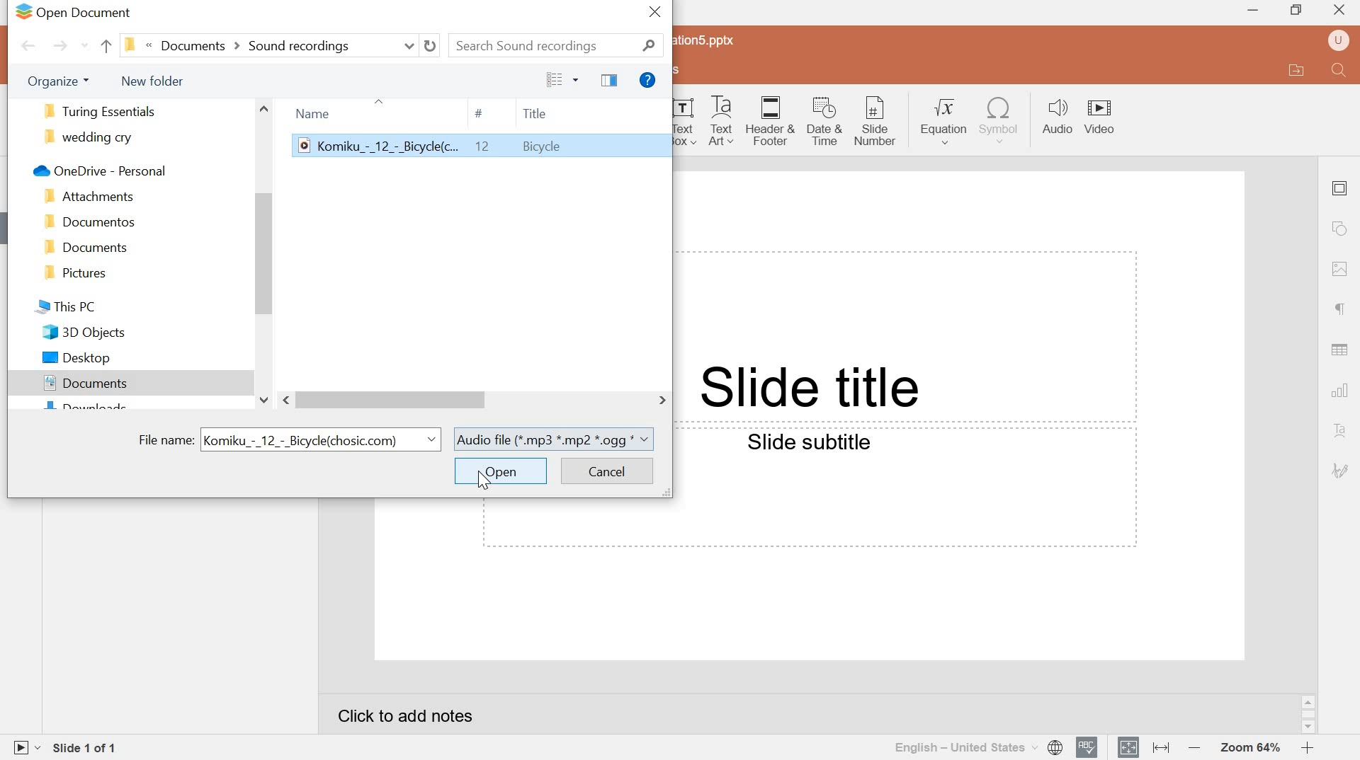 The height and width of the screenshot is (760, 1360). Describe the element at coordinates (164, 439) in the screenshot. I see `file name` at that location.